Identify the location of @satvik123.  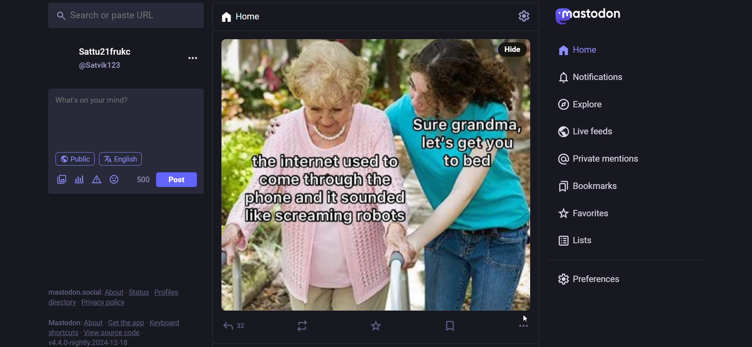
(103, 65).